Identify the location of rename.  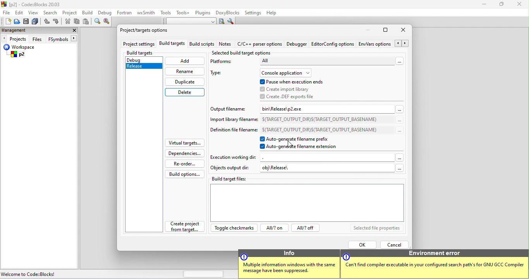
(184, 71).